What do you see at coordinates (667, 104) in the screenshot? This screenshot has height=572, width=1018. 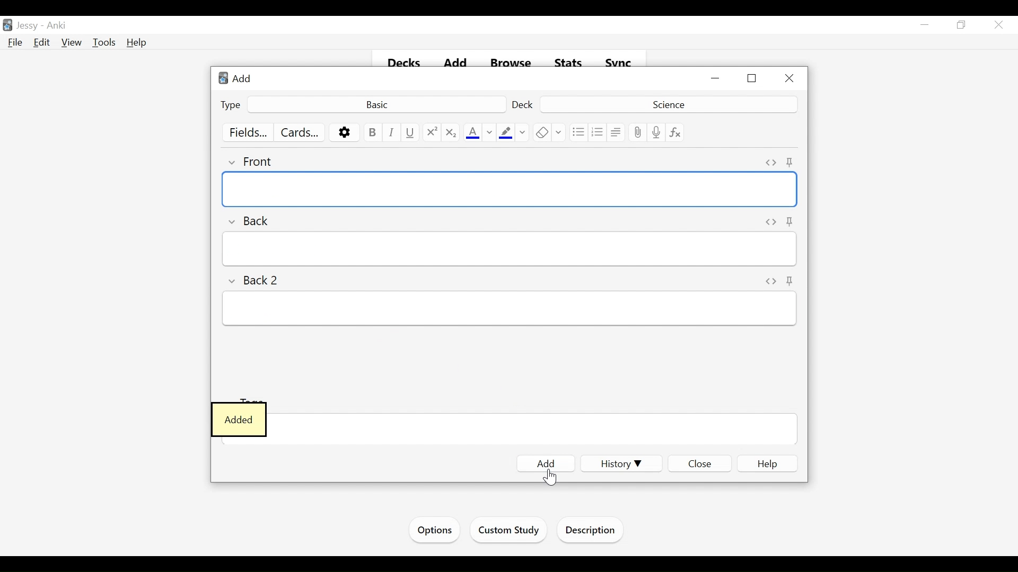 I see `Deck` at bounding box center [667, 104].